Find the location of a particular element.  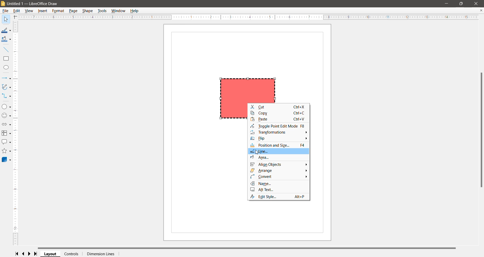

Area is located at coordinates (265, 158).